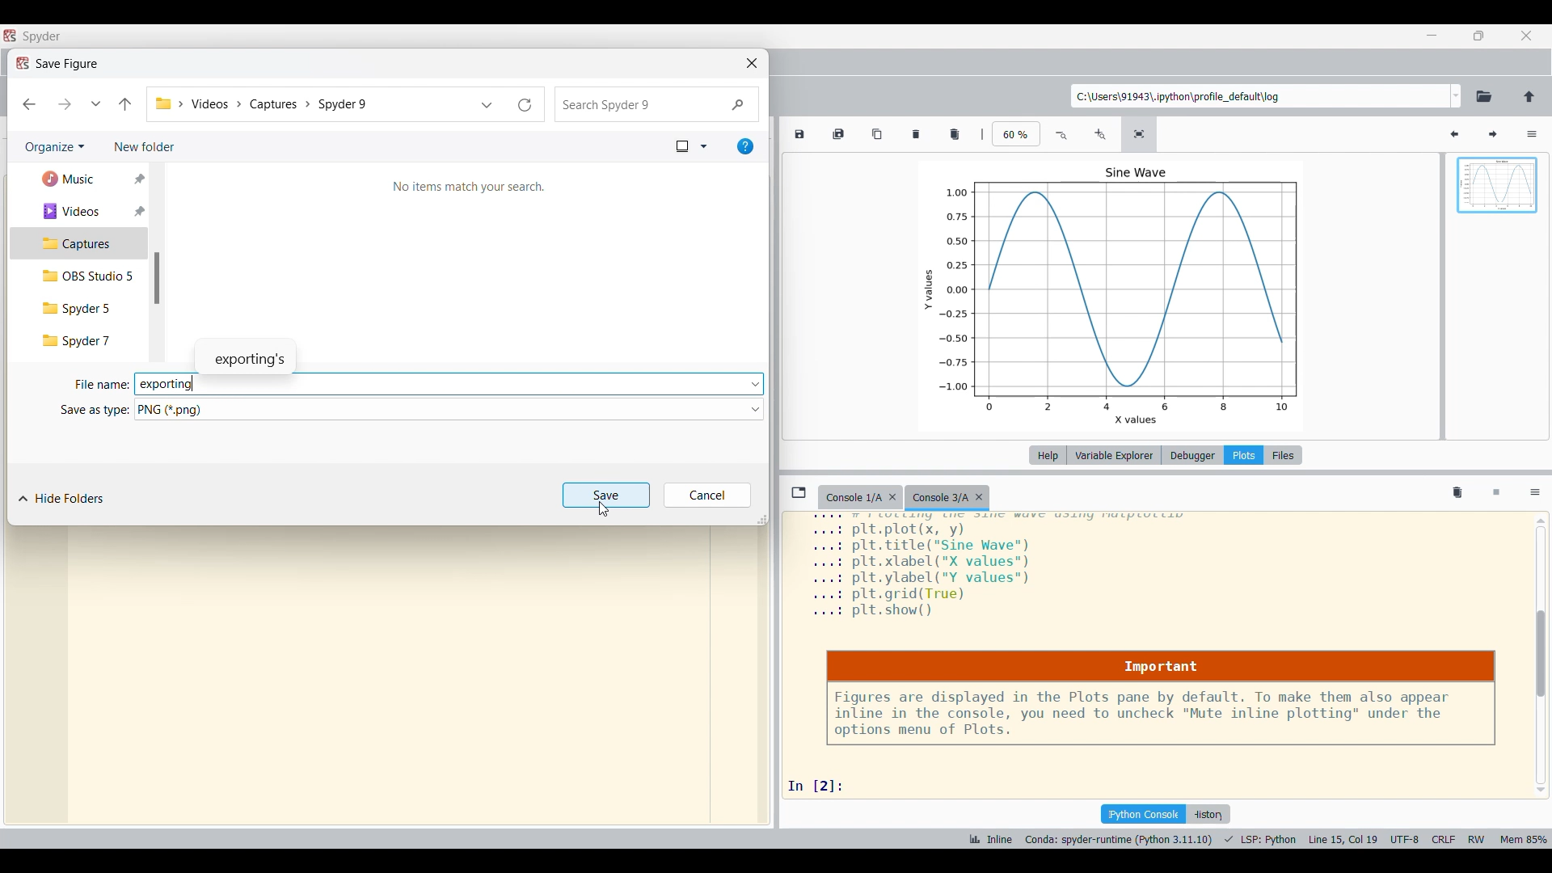  I want to click on title bar, so click(43, 36).